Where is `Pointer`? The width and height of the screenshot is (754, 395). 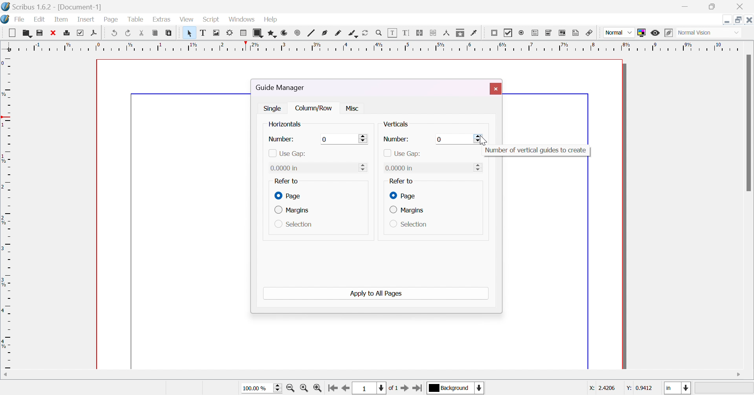 Pointer is located at coordinates (187, 33).